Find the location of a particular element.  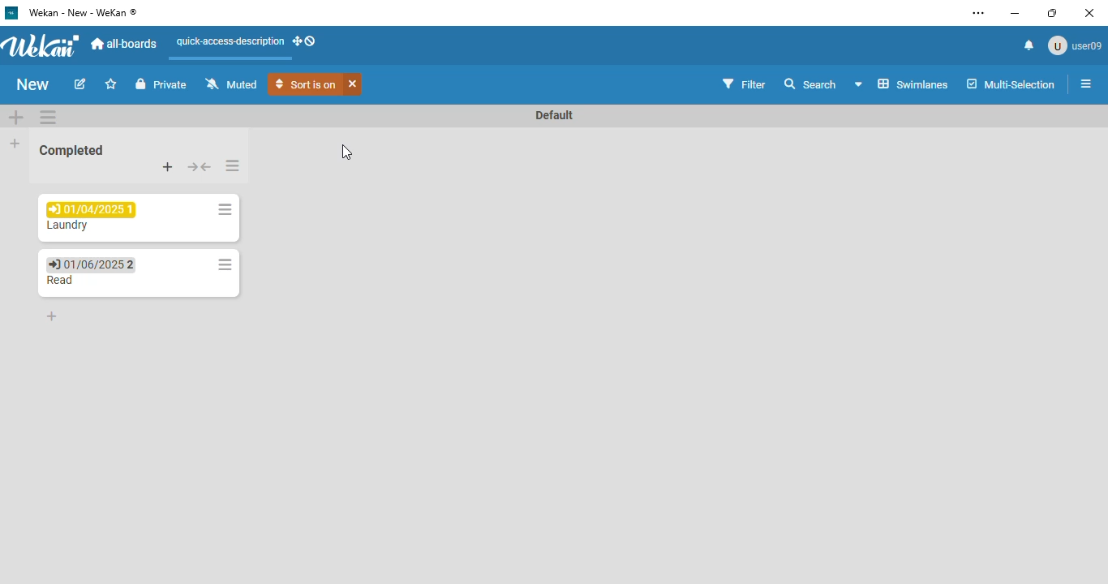

wekan - new - wekan is located at coordinates (82, 12).